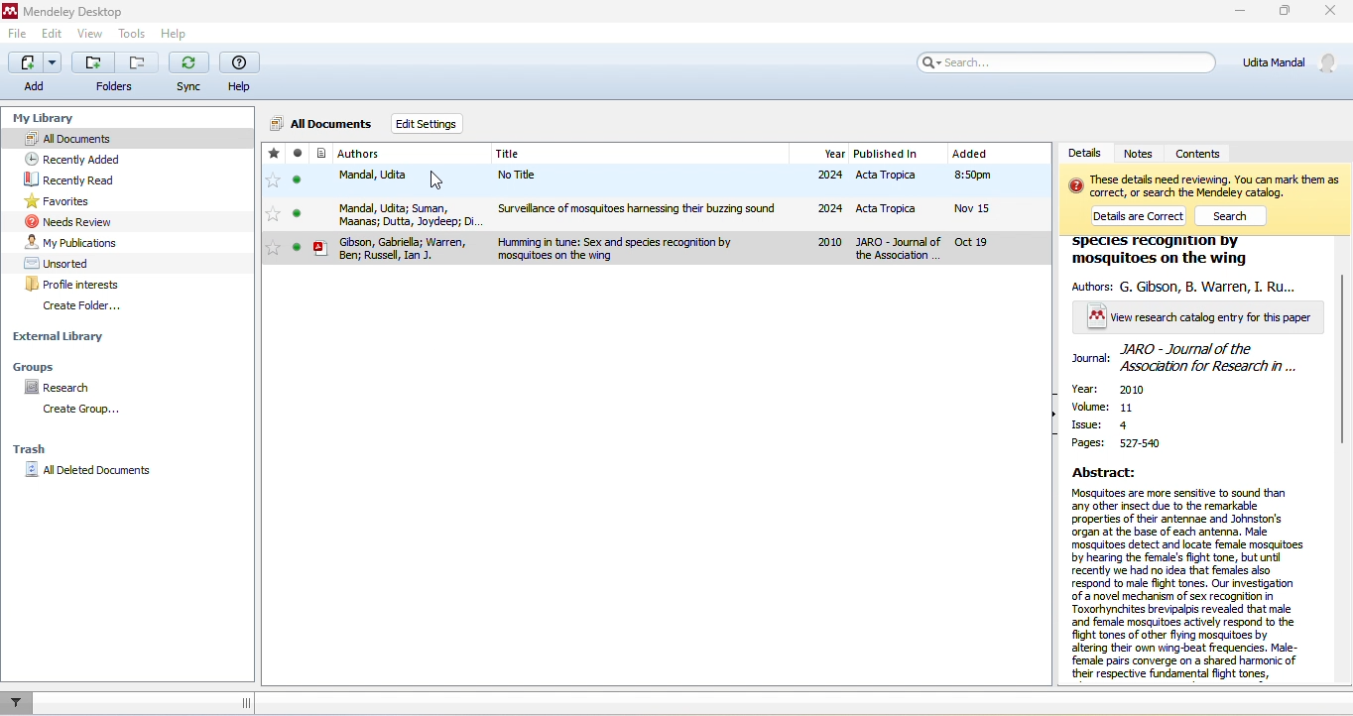  Describe the element at coordinates (74, 242) in the screenshot. I see `my publications` at that location.